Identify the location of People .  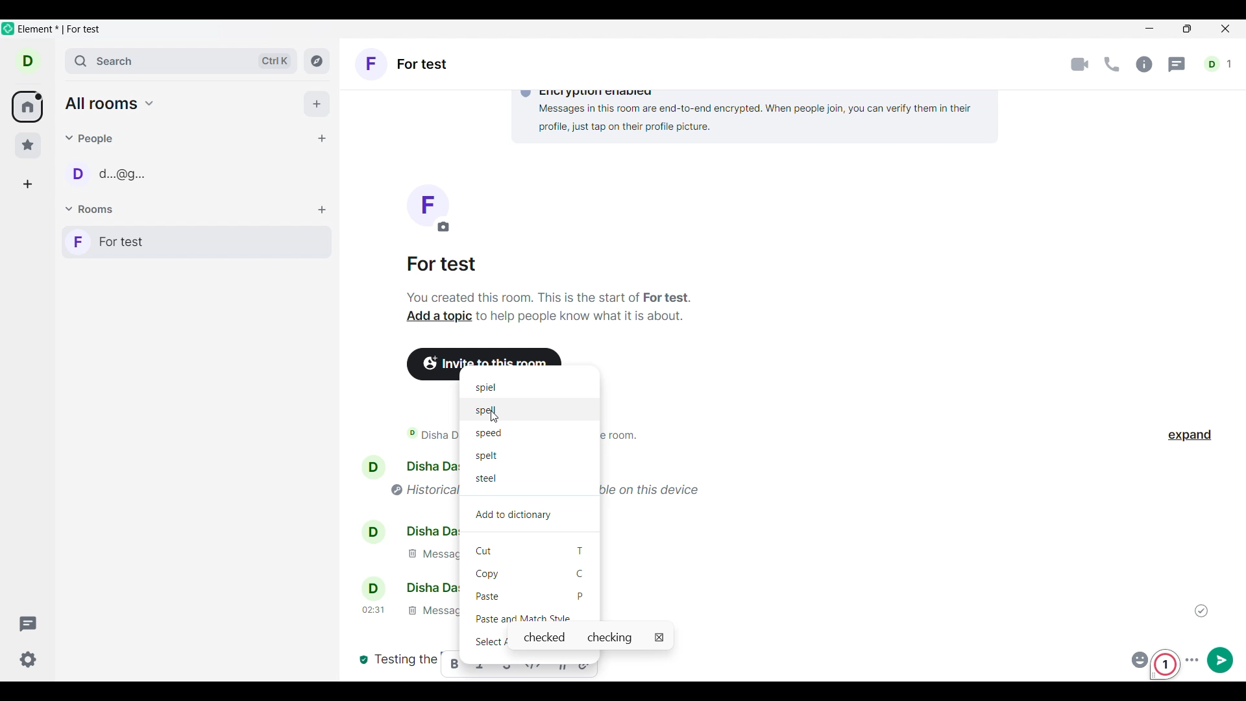
(92, 138).